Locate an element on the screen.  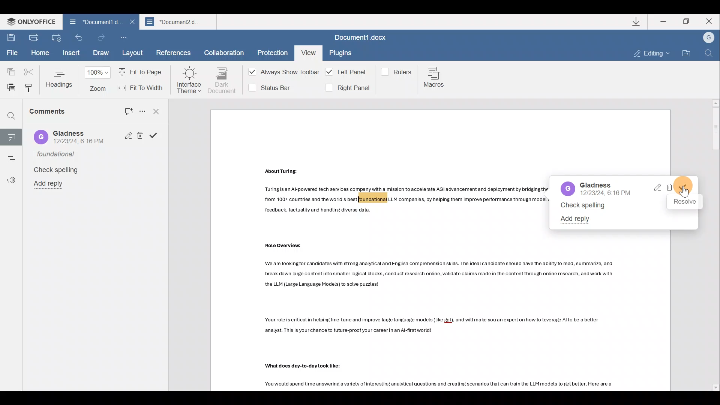
Status bar is located at coordinates (273, 87).